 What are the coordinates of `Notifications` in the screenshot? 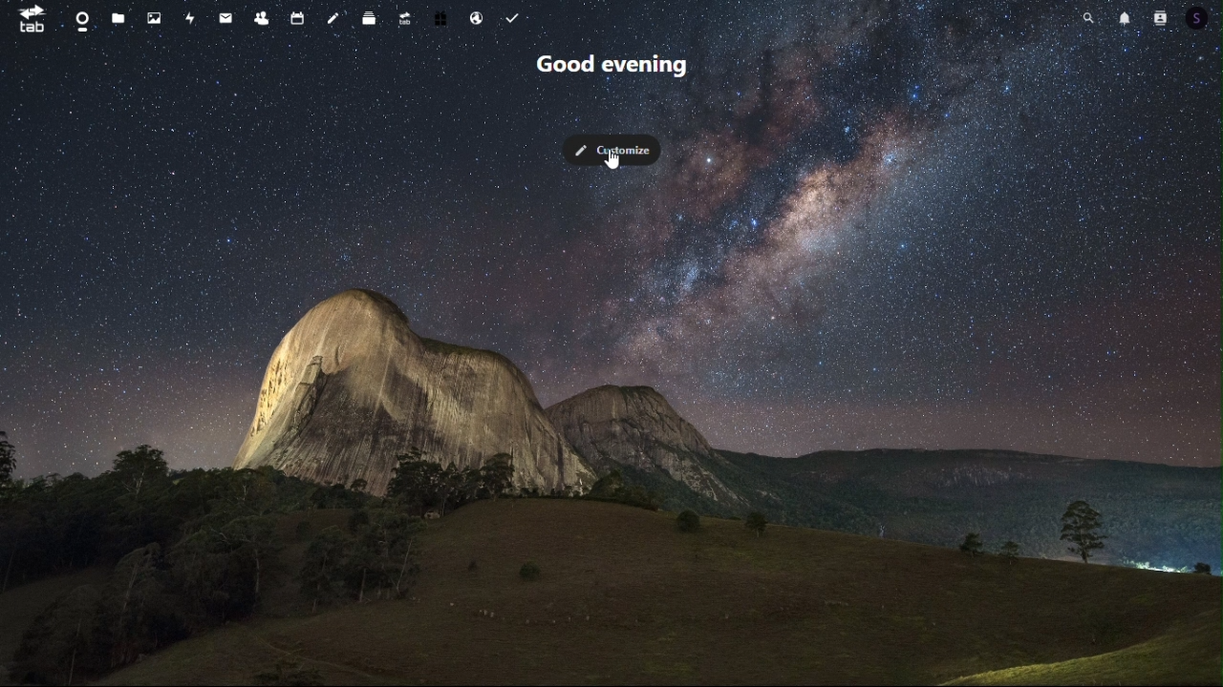 It's located at (1123, 16).